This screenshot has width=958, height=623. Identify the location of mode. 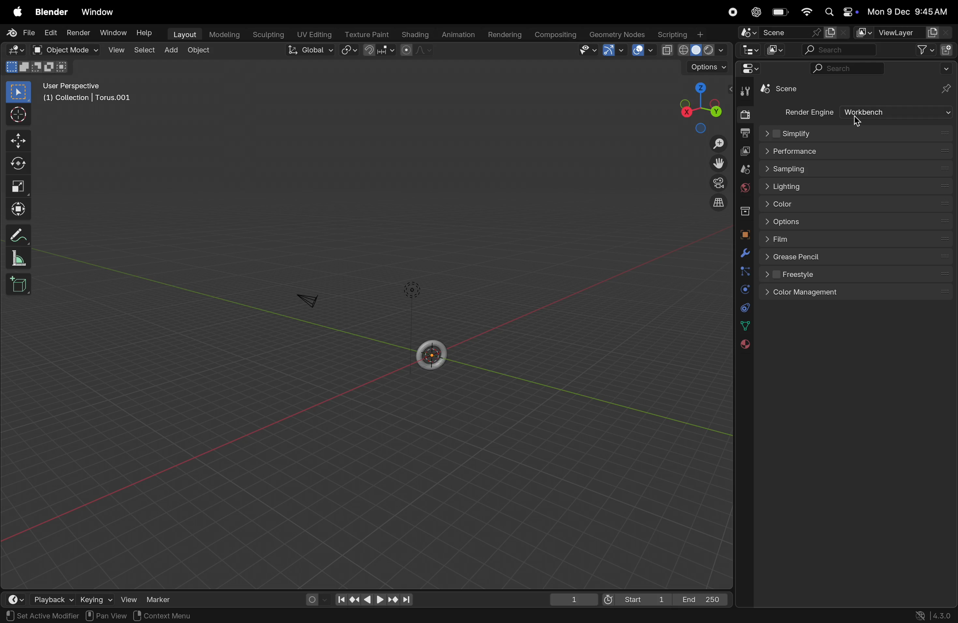
(37, 68).